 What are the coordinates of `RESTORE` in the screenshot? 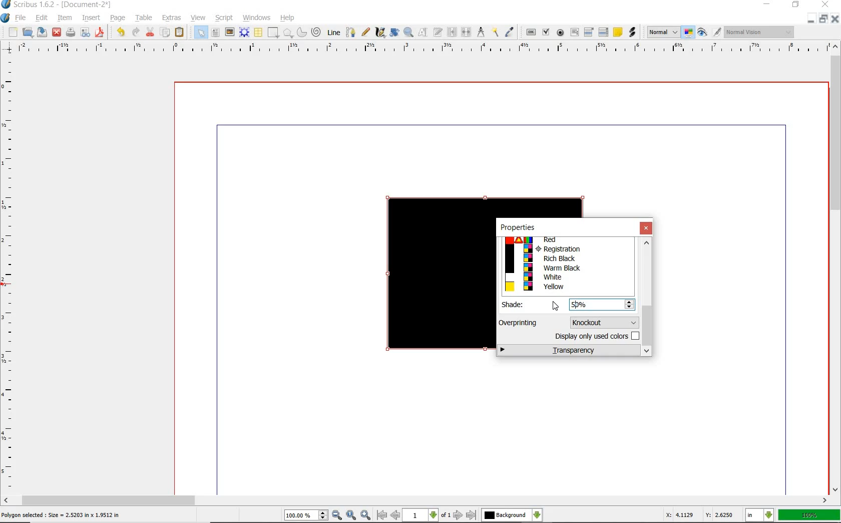 It's located at (821, 21).